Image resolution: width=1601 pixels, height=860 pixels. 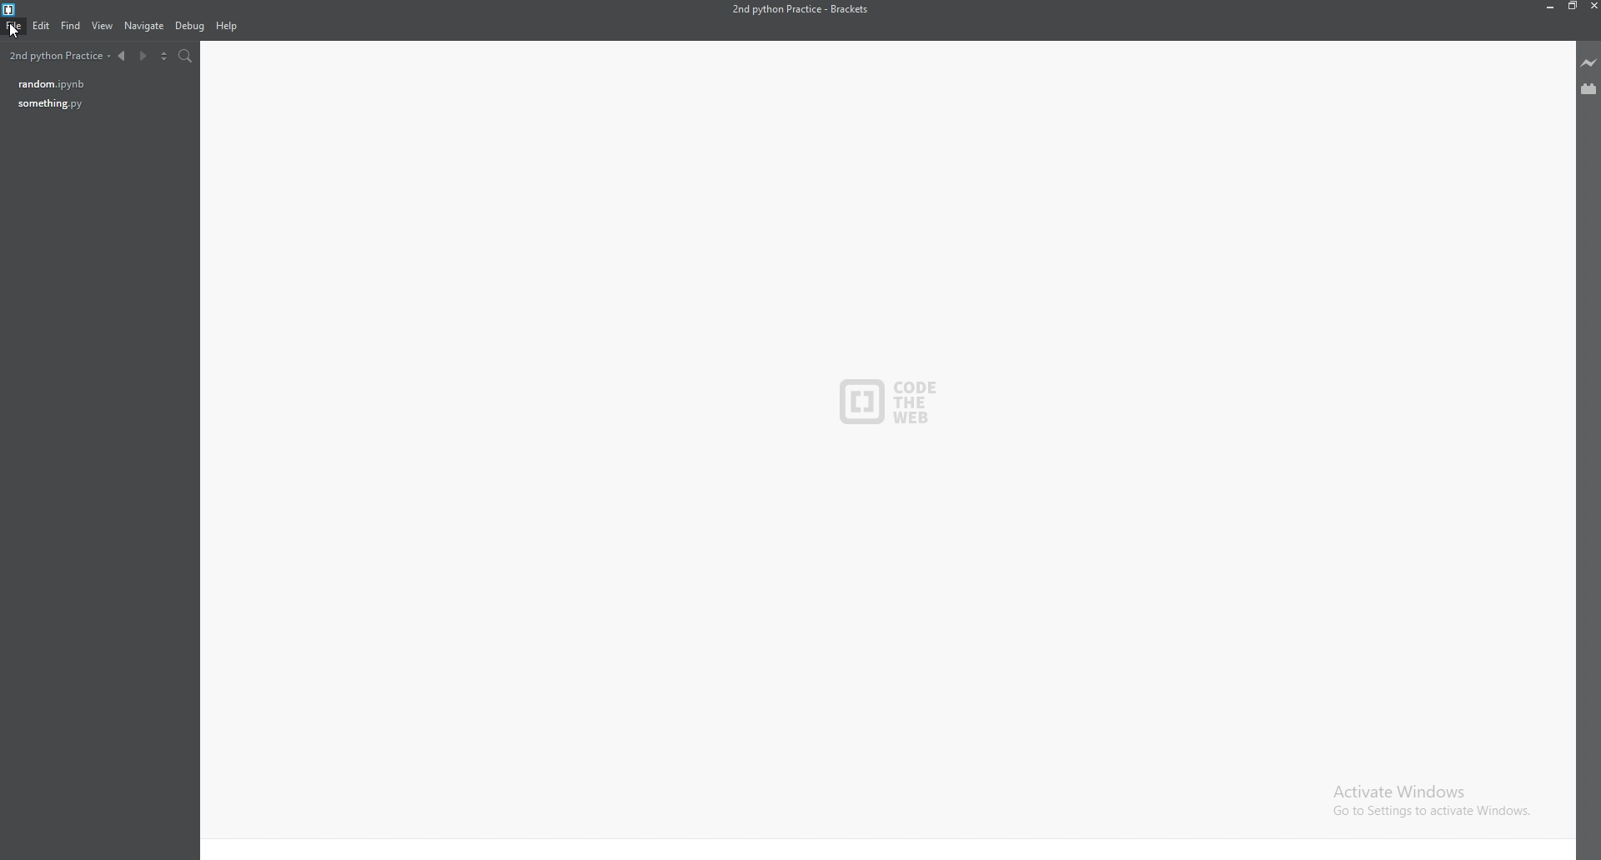 I want to click on extension viewer, so click(x=1588, y=90).